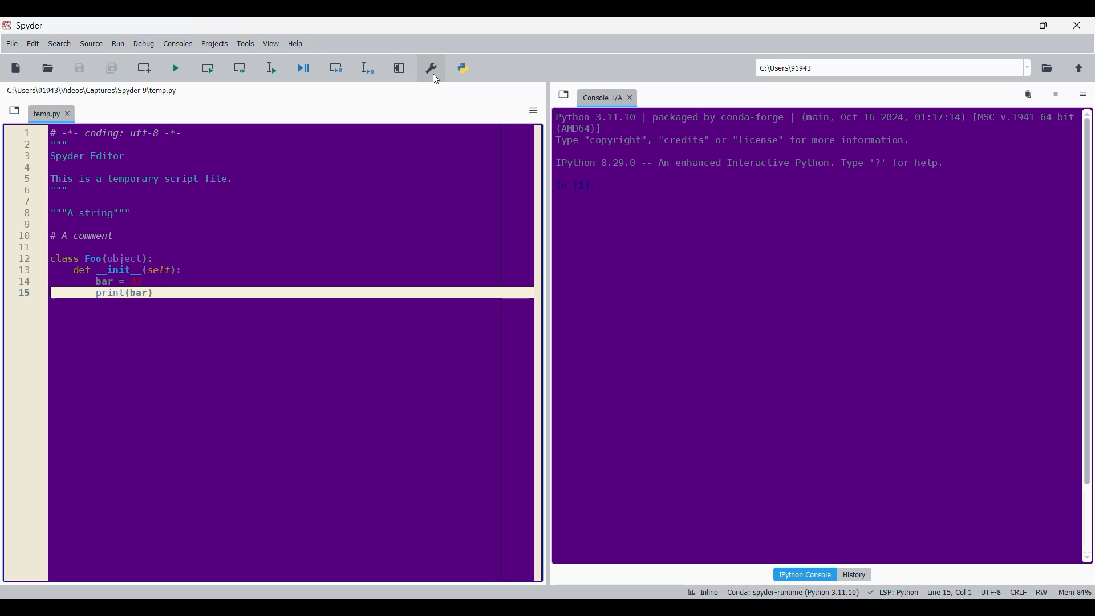 The height and width of the screenshot is (616, 1095). What do you see at coordinates (144, 44) in the screenshot?
I see `Debug menu` at bounding box center [144, 44].